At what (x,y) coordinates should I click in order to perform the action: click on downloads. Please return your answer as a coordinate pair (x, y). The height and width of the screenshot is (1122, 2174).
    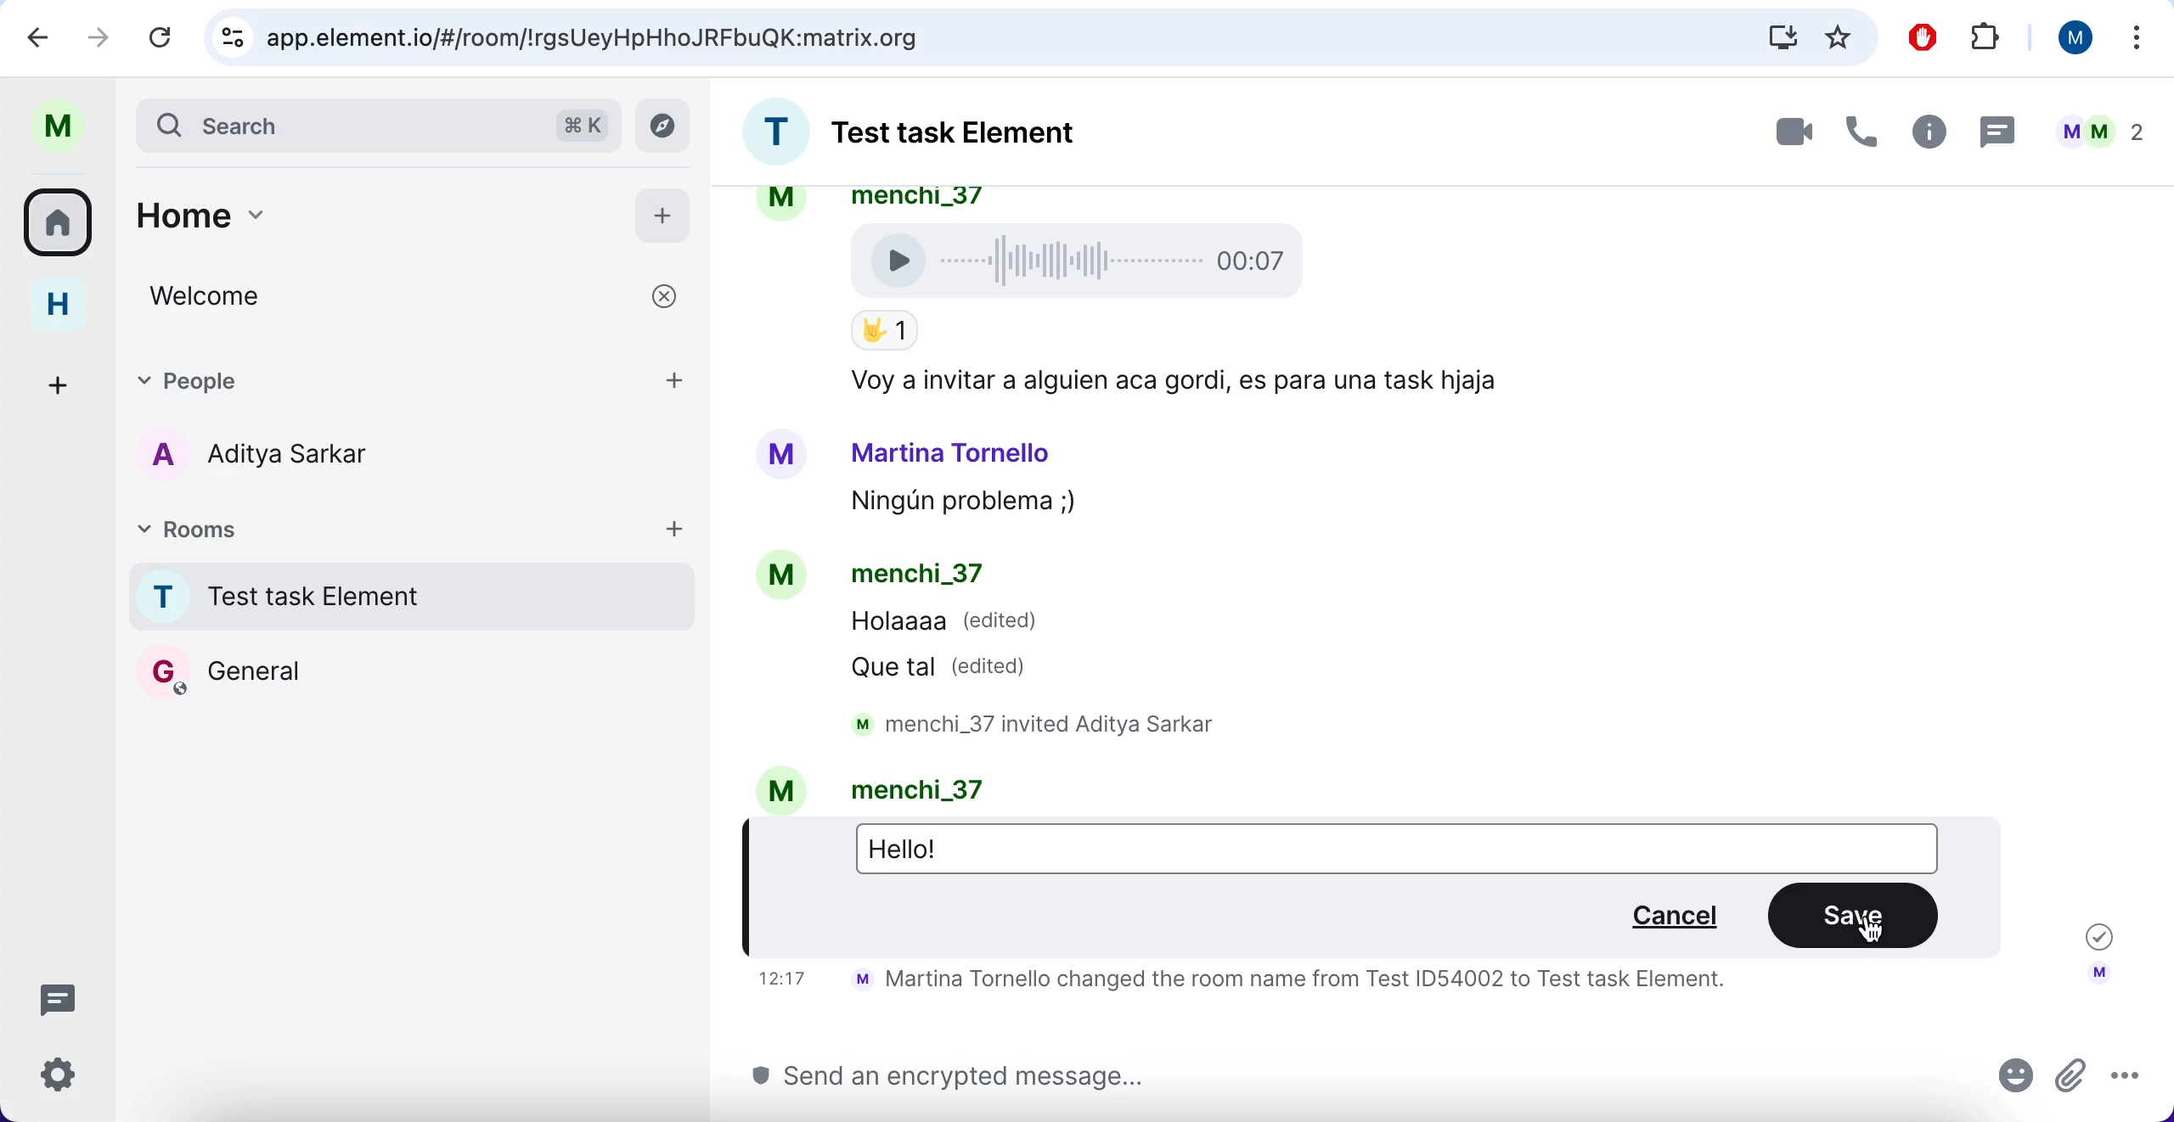
    Looking at the image, I should click on (1774, 38).